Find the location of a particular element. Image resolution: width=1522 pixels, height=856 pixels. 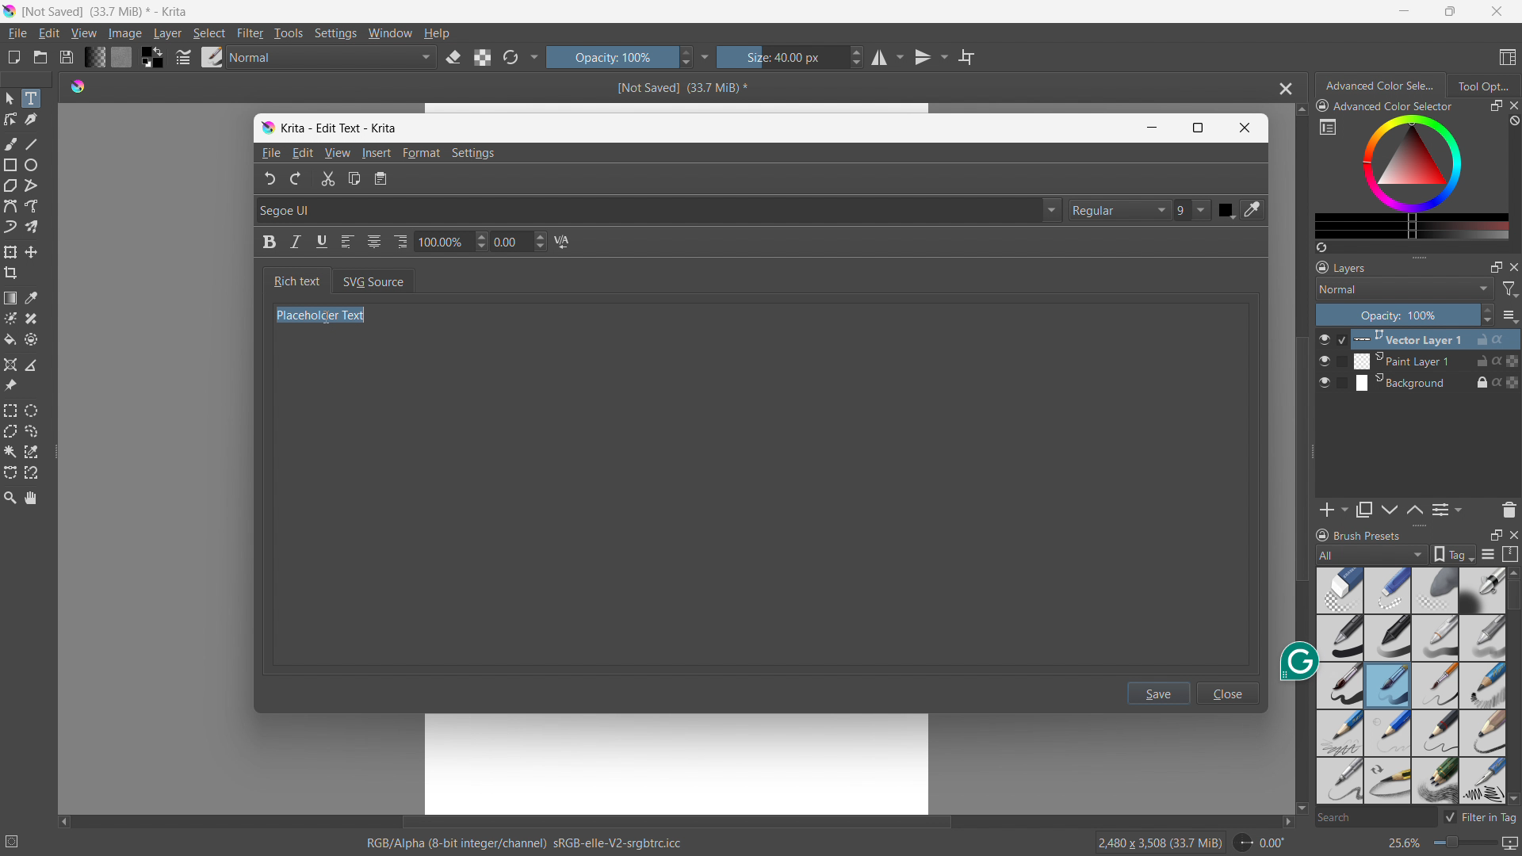

save is located at coordinates (66, 57).